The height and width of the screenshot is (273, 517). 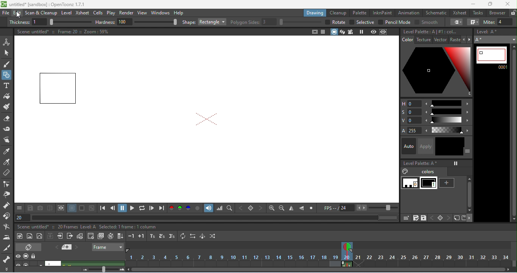 What do you see at coordinates (513, 12) in the screenshot?
I see `lock rooms tab` at bounding box center [513, 12].